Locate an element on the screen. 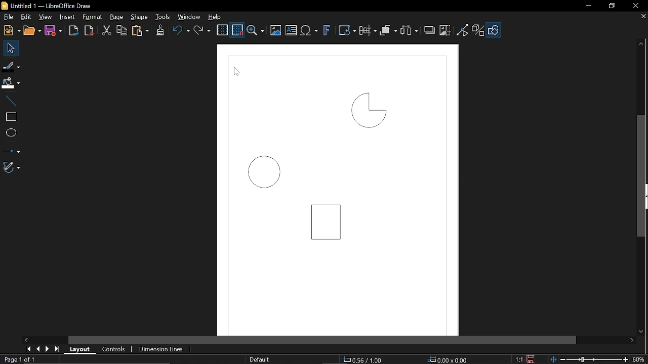  REstore down is located at coordinates (613, 8).